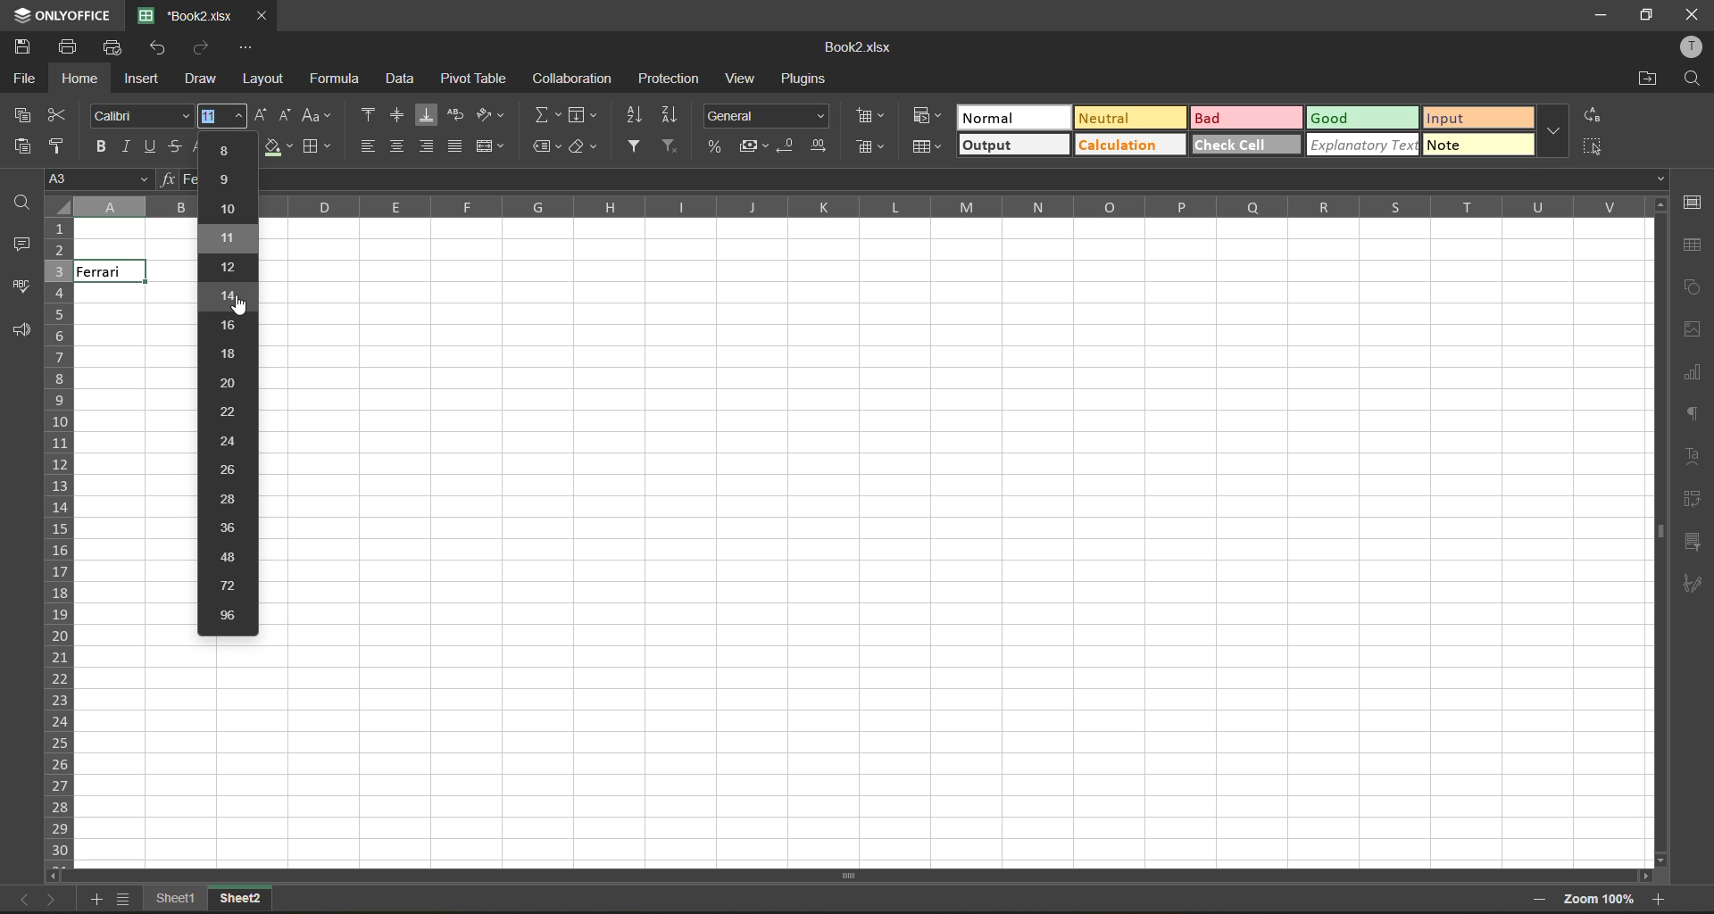 This screenshot has height=914, width=1714. Describe the element at coordinates (1478, 118) in the screenshot. I see `input` at that location.